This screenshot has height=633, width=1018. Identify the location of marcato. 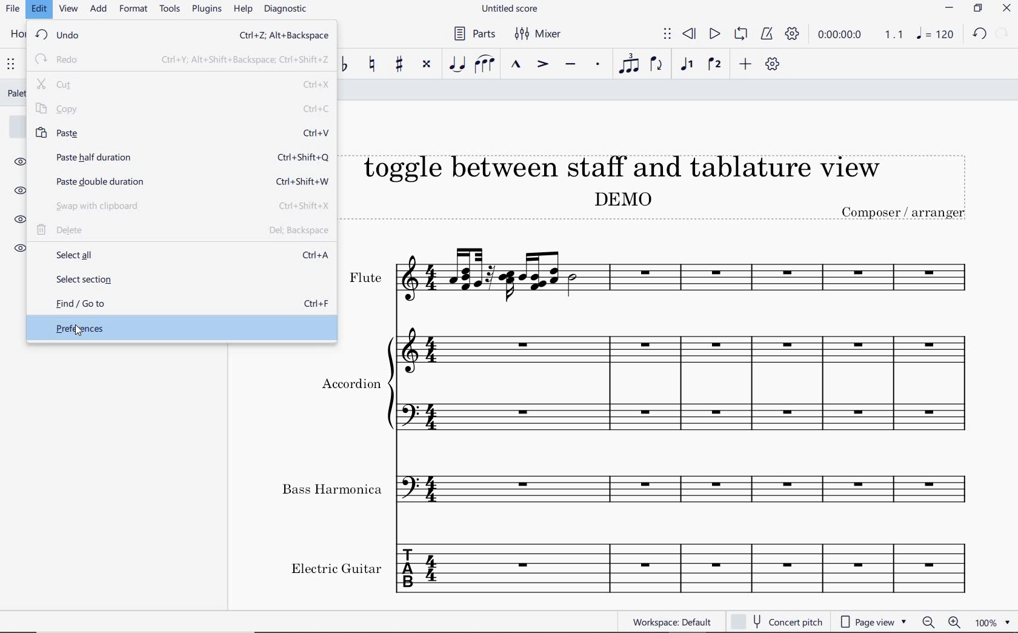
(517, 65).